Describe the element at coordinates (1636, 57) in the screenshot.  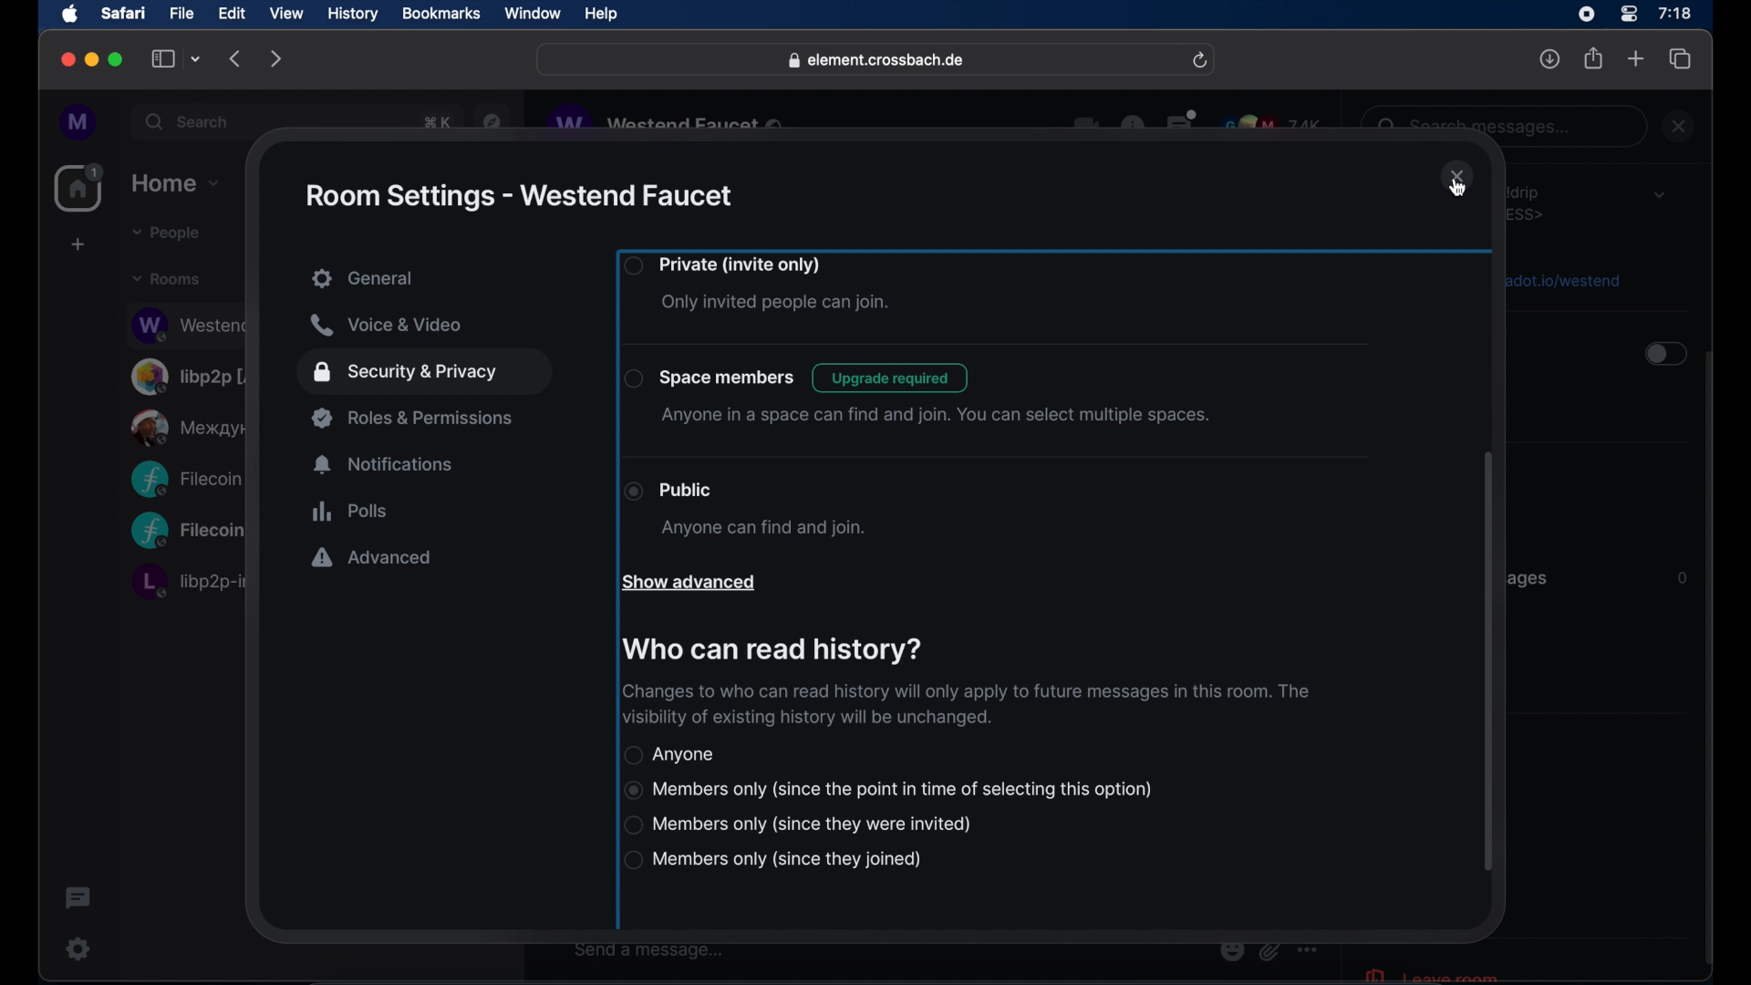
I see `new tab` at that location.